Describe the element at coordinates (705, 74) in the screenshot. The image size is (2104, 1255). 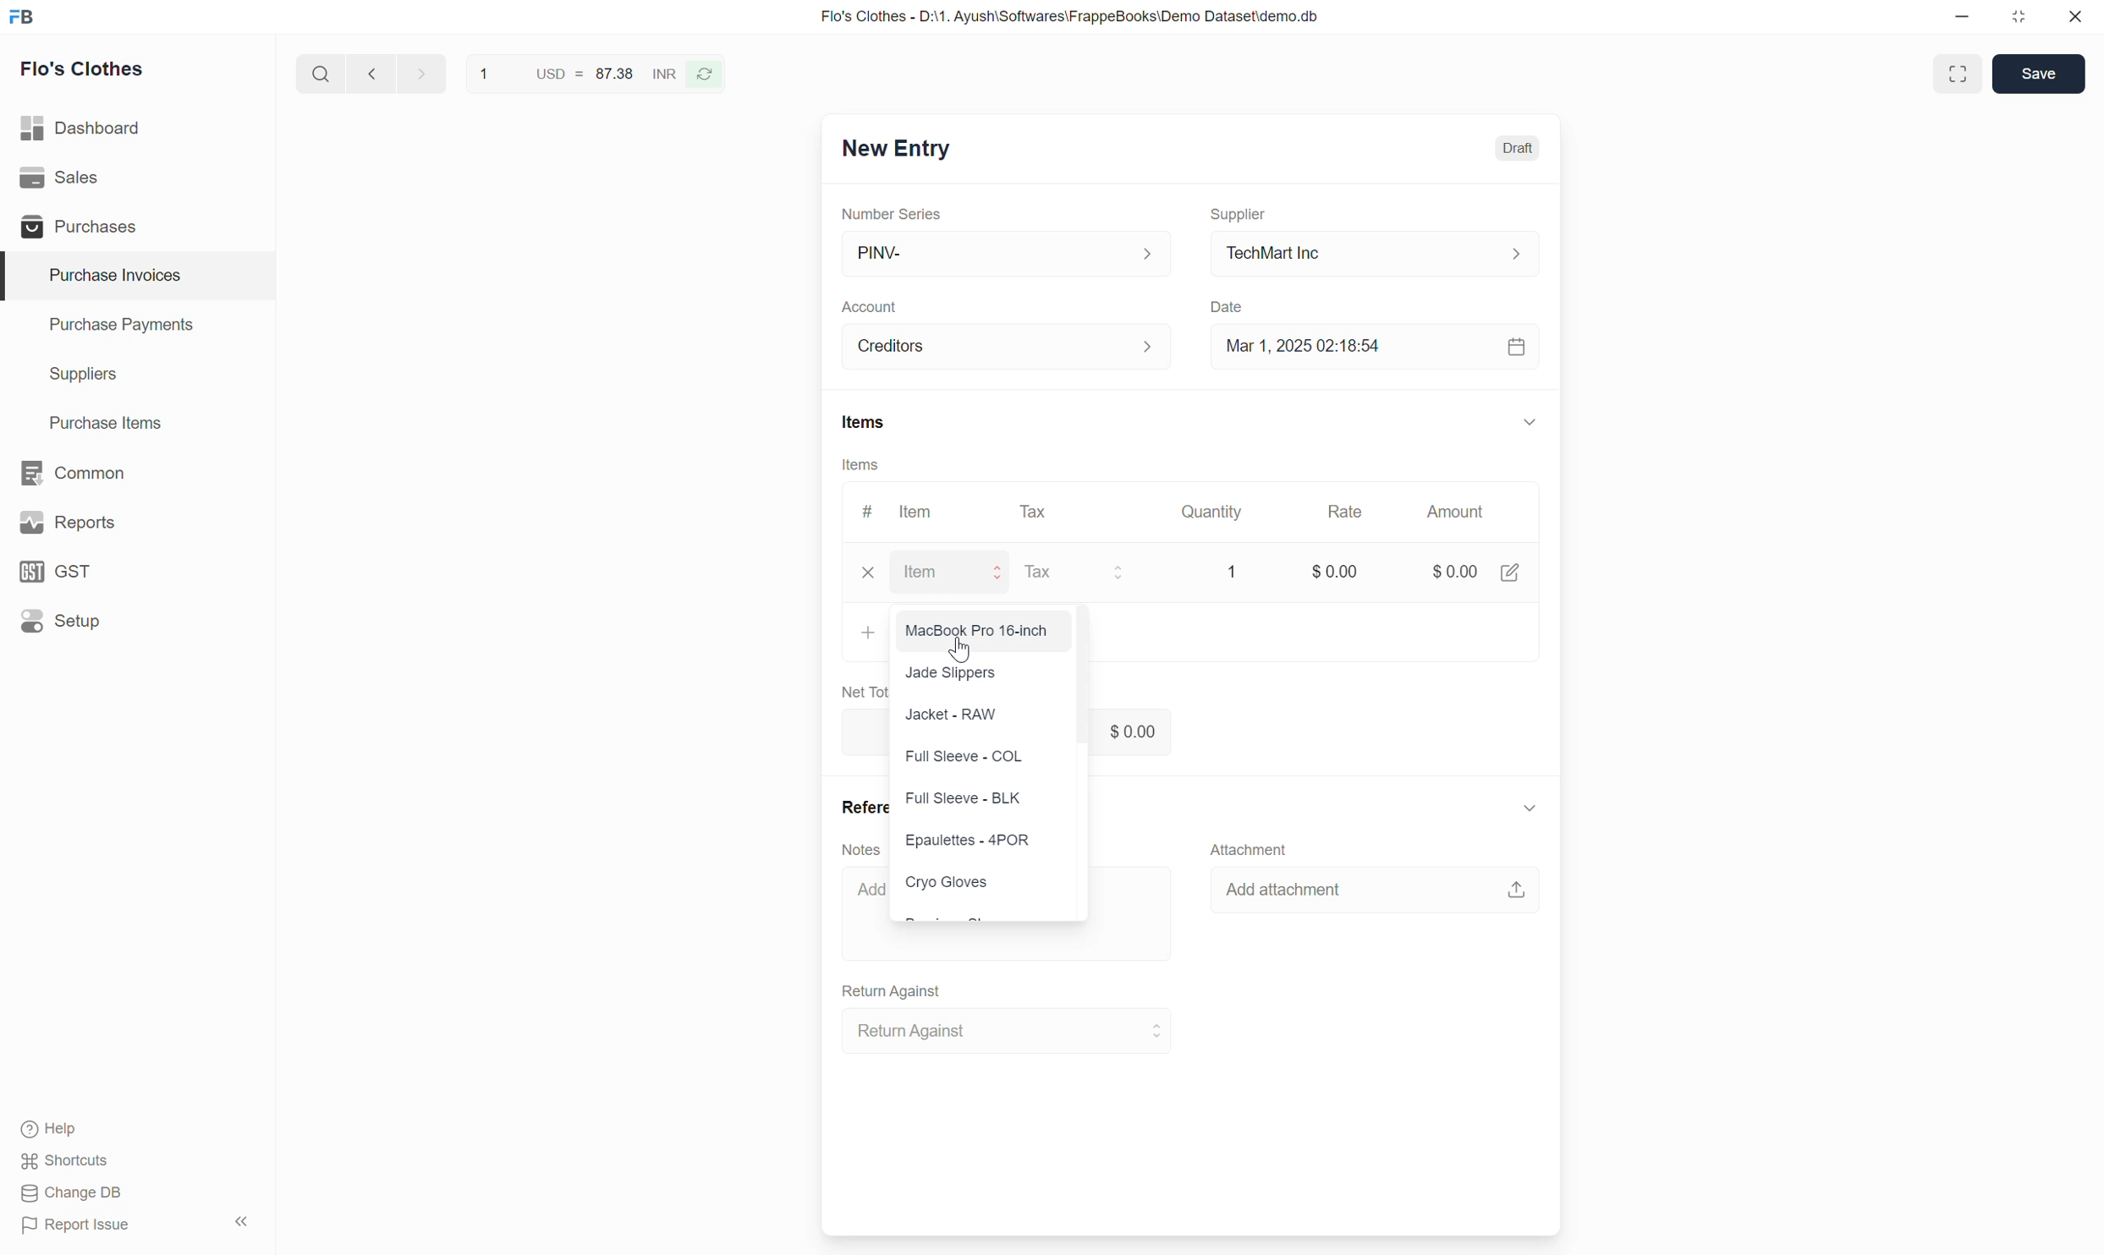
I see `Reverse` at that location.